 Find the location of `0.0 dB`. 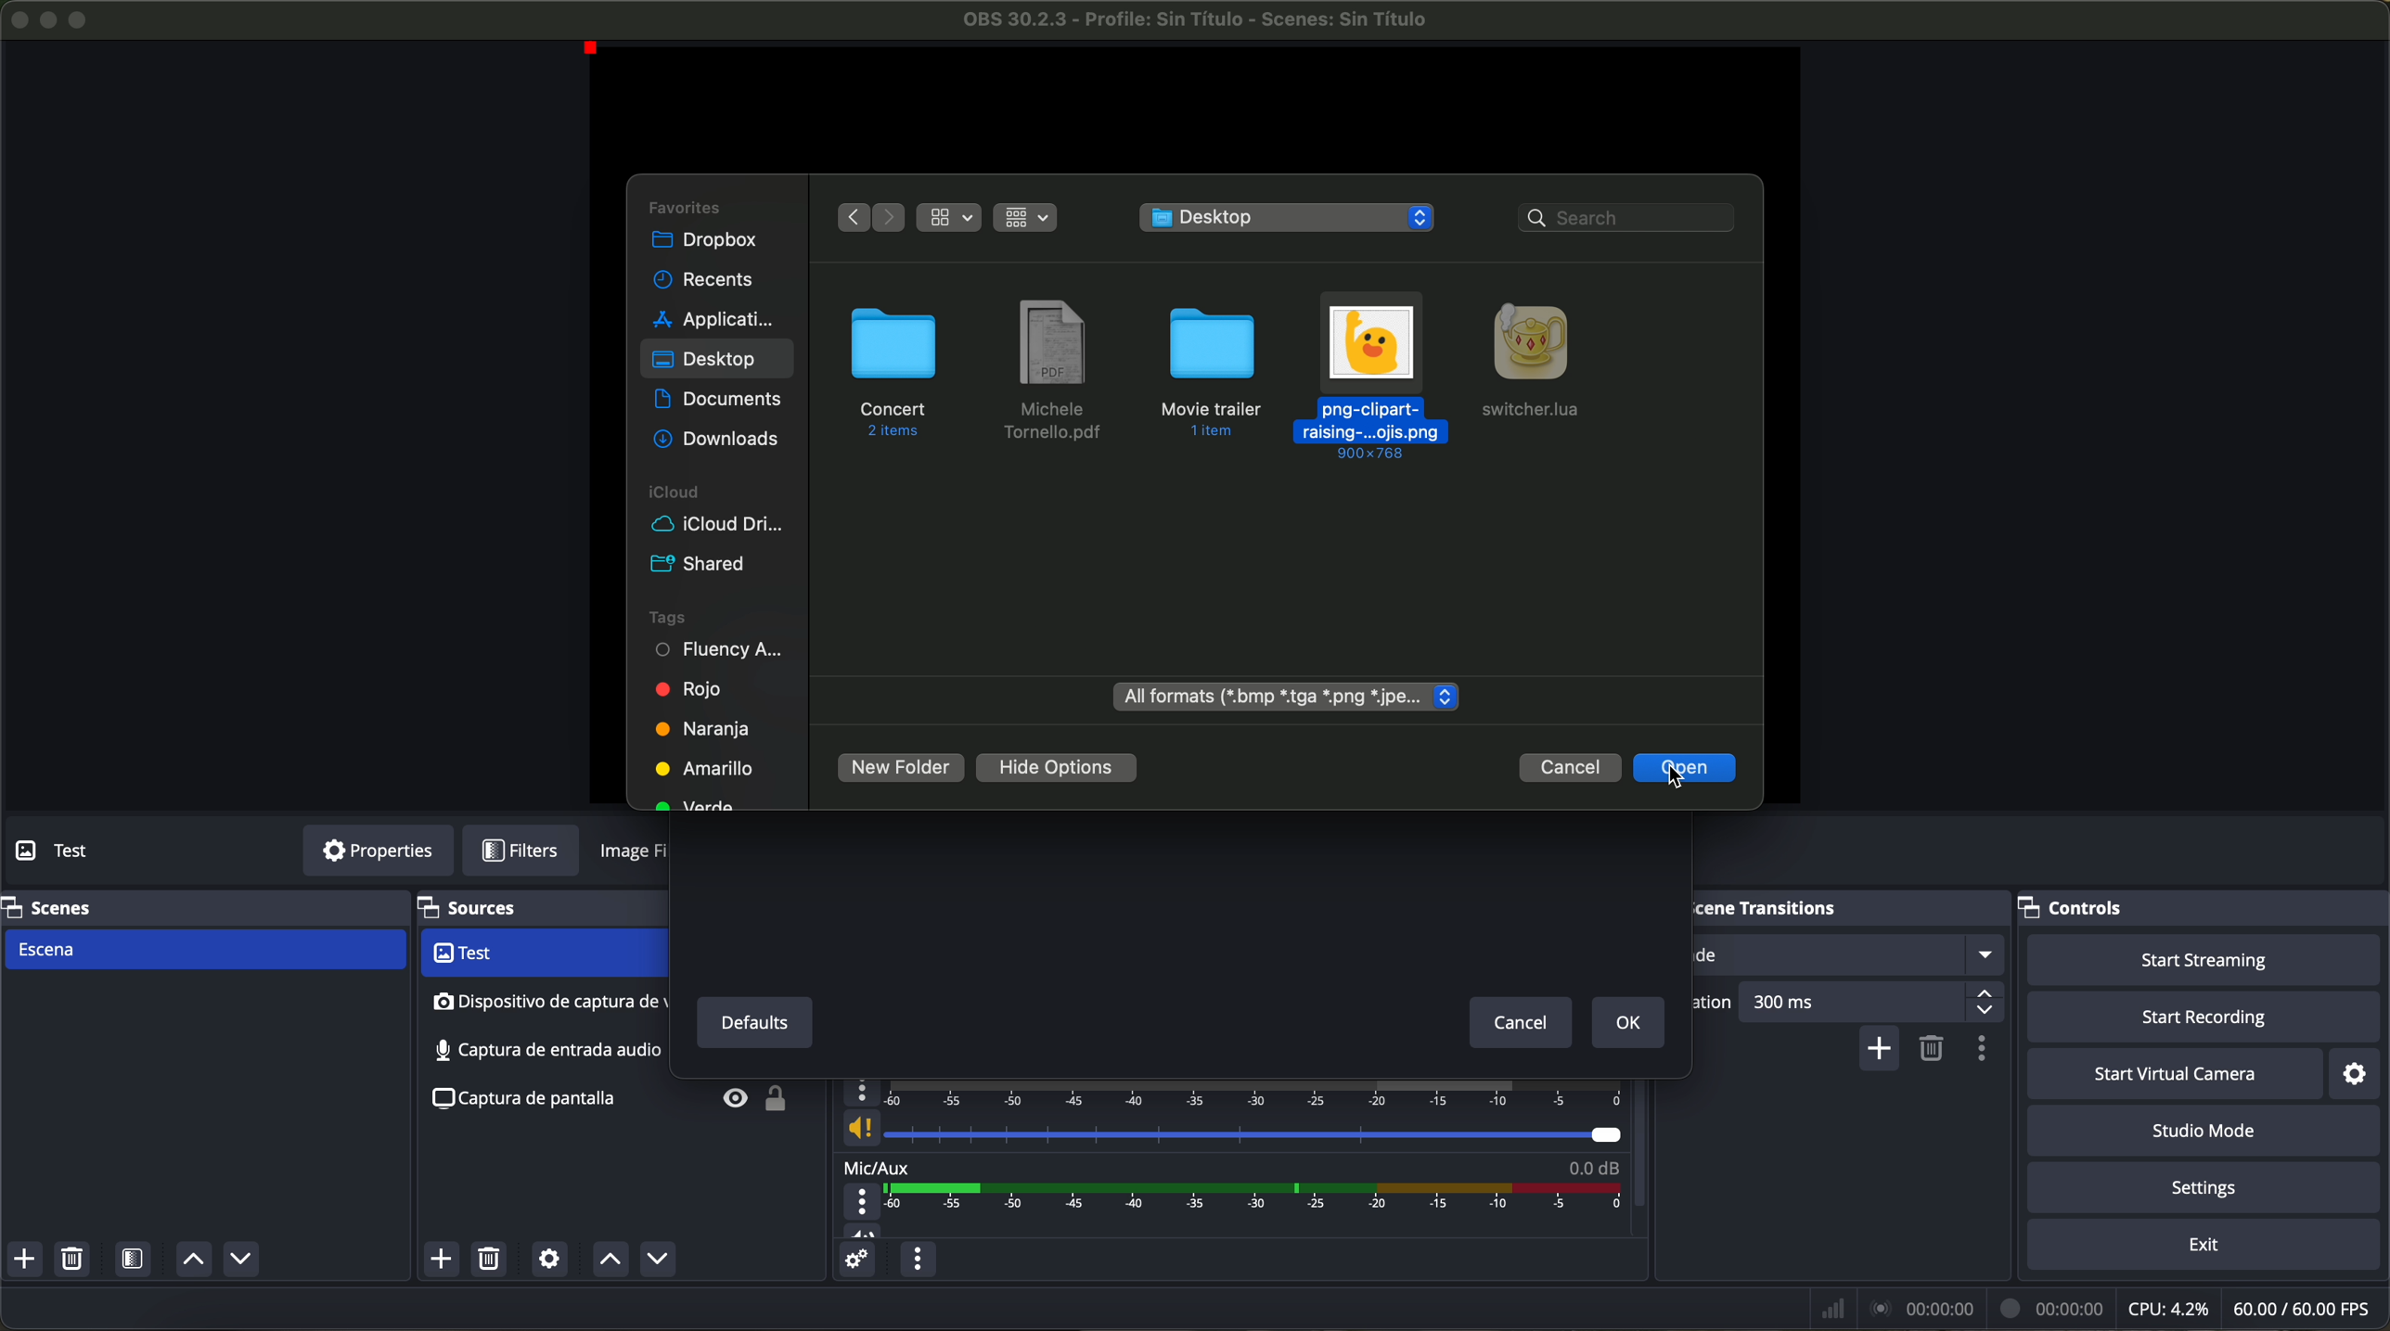

0.0 dB is located at coordinates (1593, 1164).